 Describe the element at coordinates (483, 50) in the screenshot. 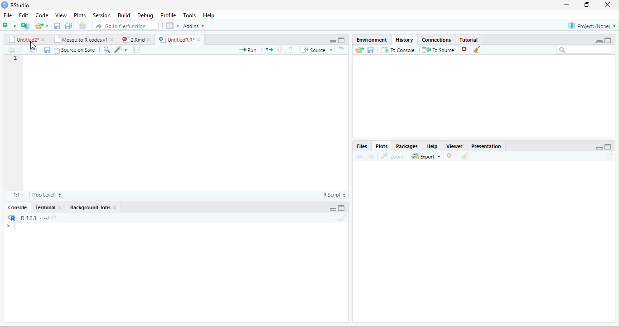

I see `clean` at that location.